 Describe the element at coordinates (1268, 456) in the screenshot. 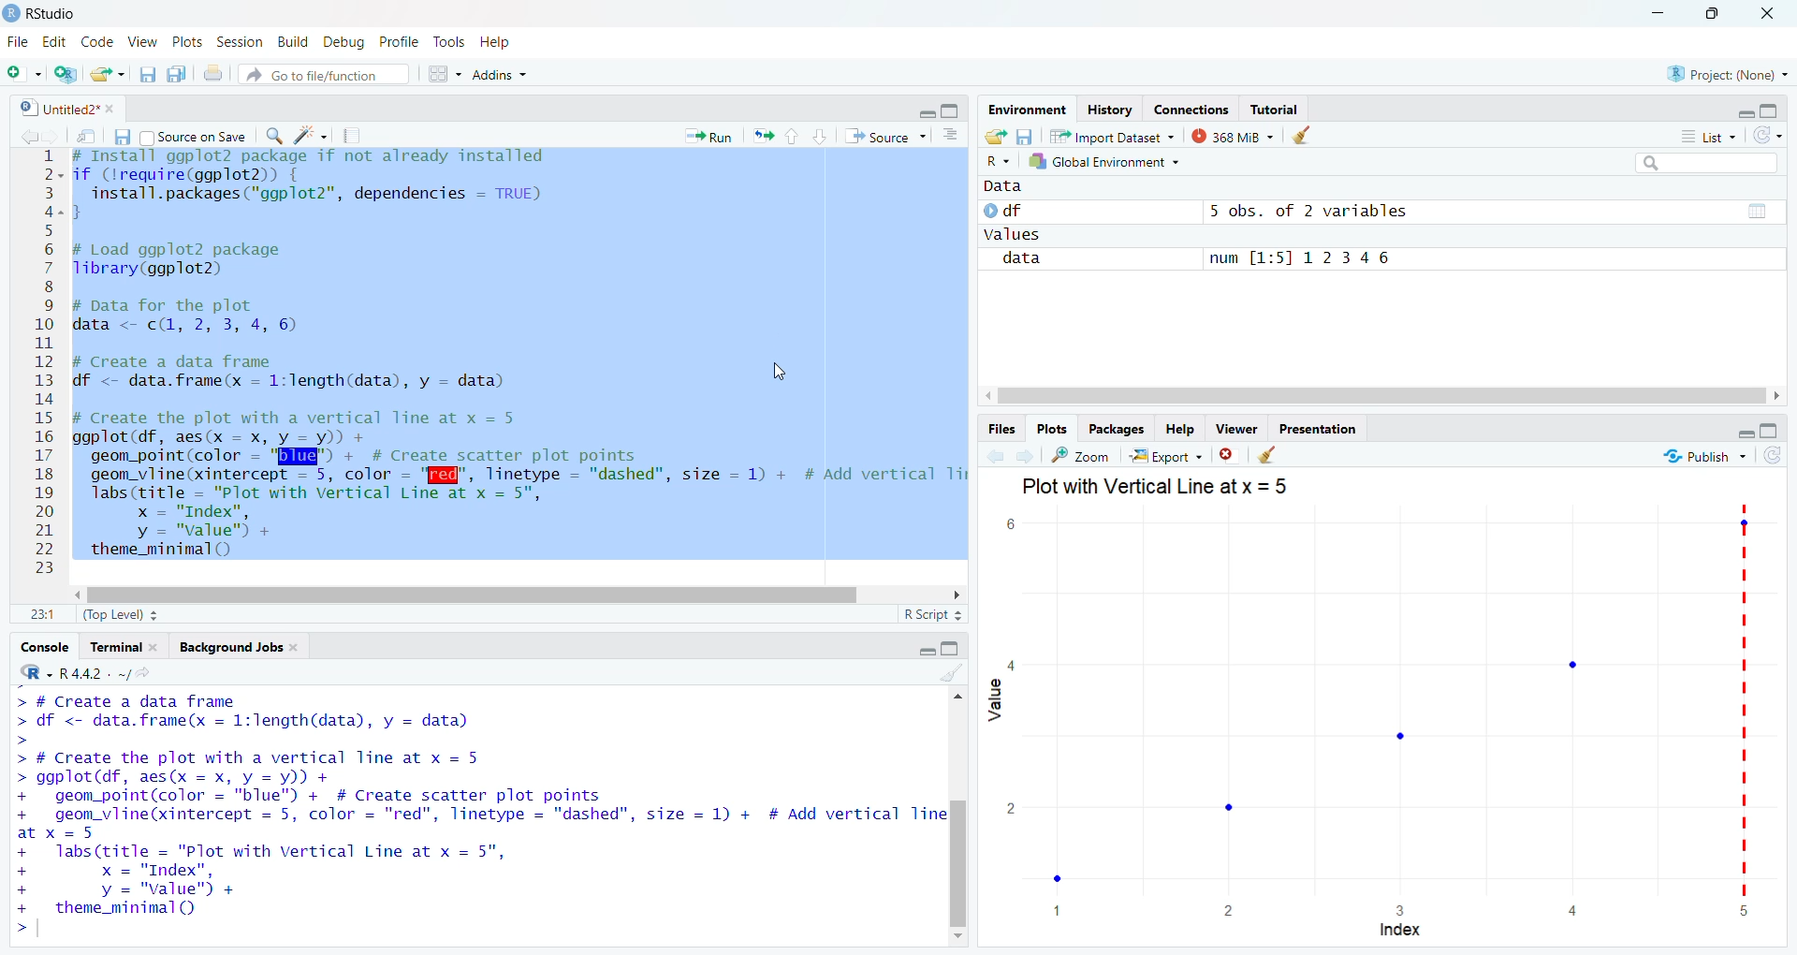

I see `clear` at that location.